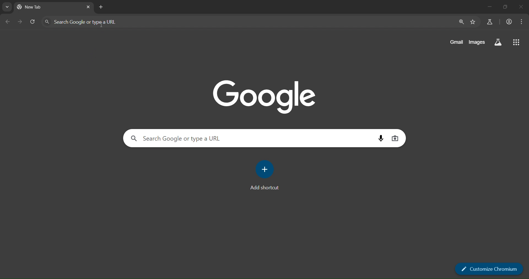 This screenshot has height=279, width=529. Describe the element at coordinates (488, 269) in the screenshot. I see `customize chromium` at that location.